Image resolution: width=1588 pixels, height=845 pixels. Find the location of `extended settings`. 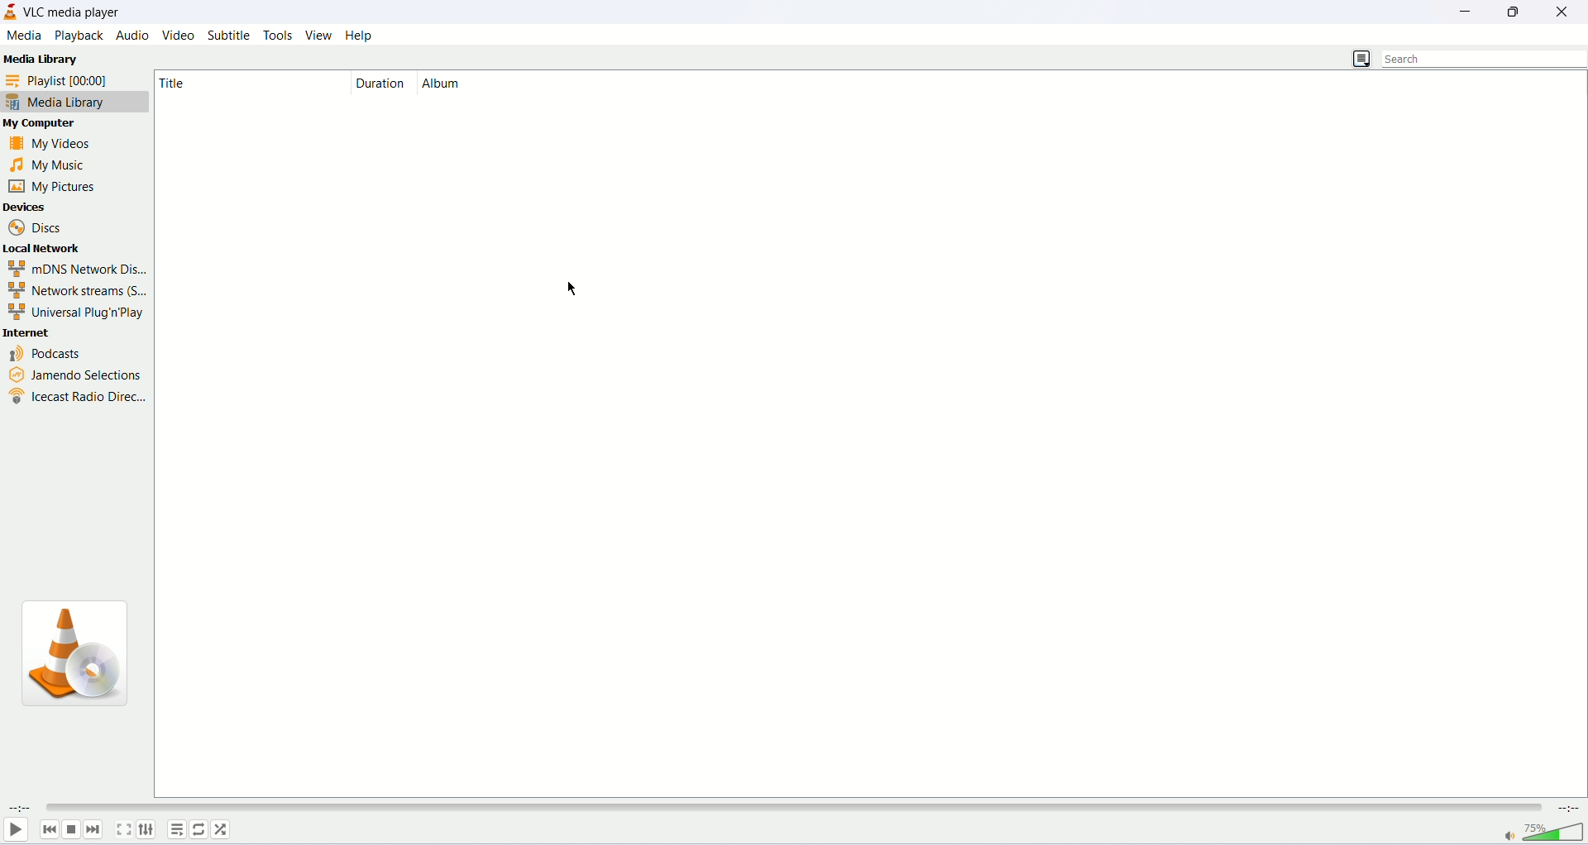

extended settings is located at coordinates (150, 829).